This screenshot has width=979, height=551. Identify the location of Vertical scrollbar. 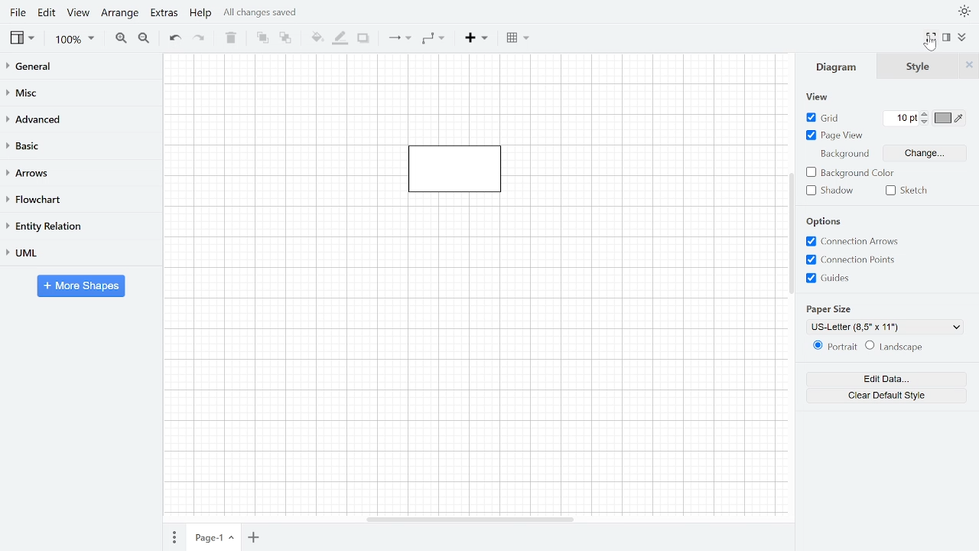
(792, 233).